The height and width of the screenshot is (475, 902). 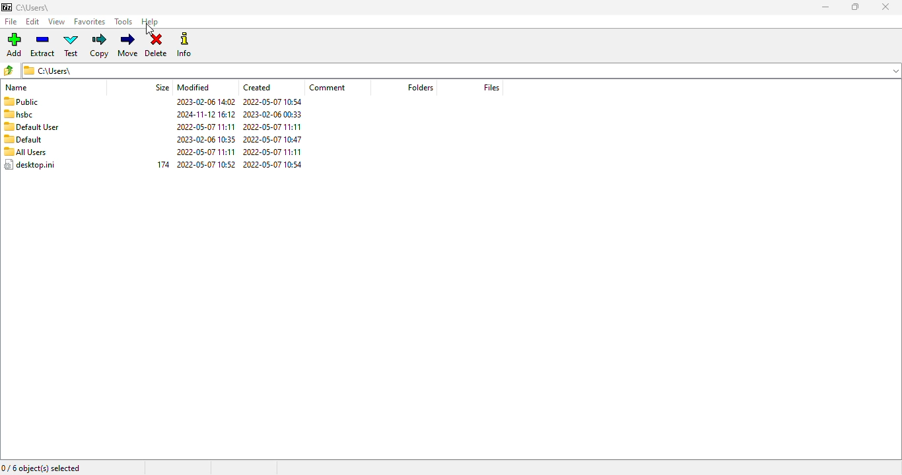 I want to click on delete, so click(x=156, y=46).